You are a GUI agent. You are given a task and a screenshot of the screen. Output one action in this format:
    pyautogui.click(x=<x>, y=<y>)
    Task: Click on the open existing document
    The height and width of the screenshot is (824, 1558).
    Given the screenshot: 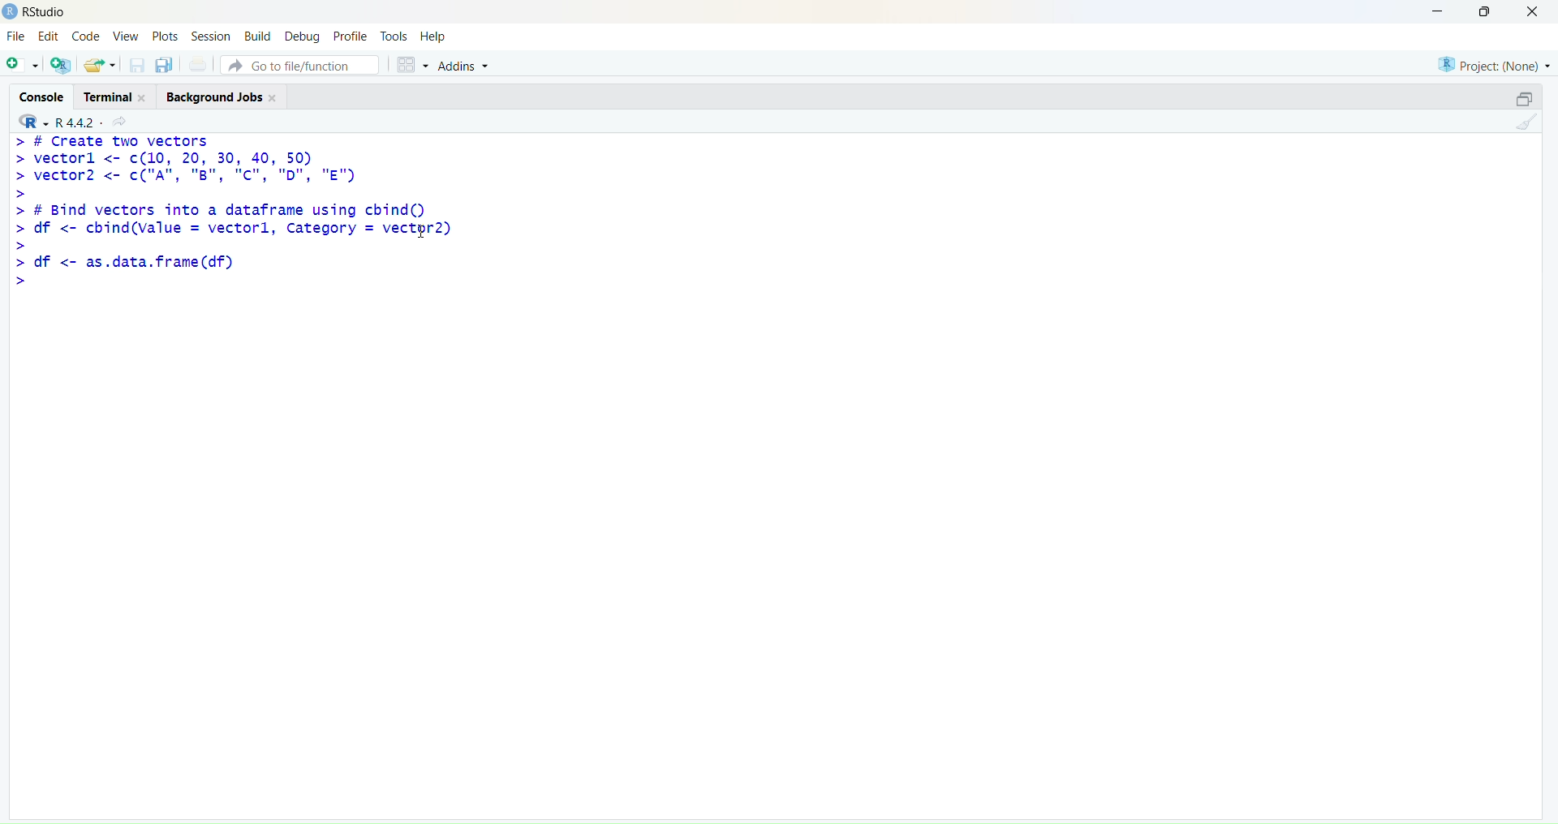 What is the action you would take?
    pyautogui.click(x=100, y=66)
    